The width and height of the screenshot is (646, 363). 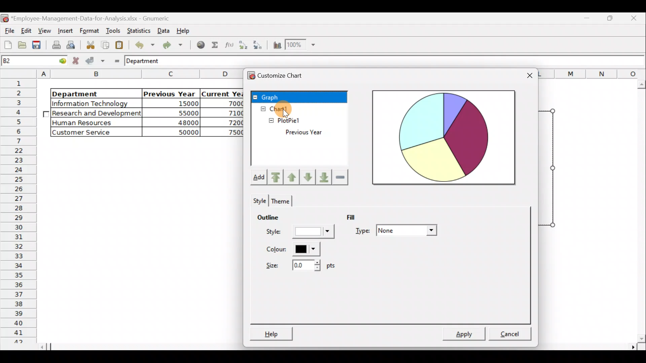 I want to click on Help, so click(x=271, y=332).